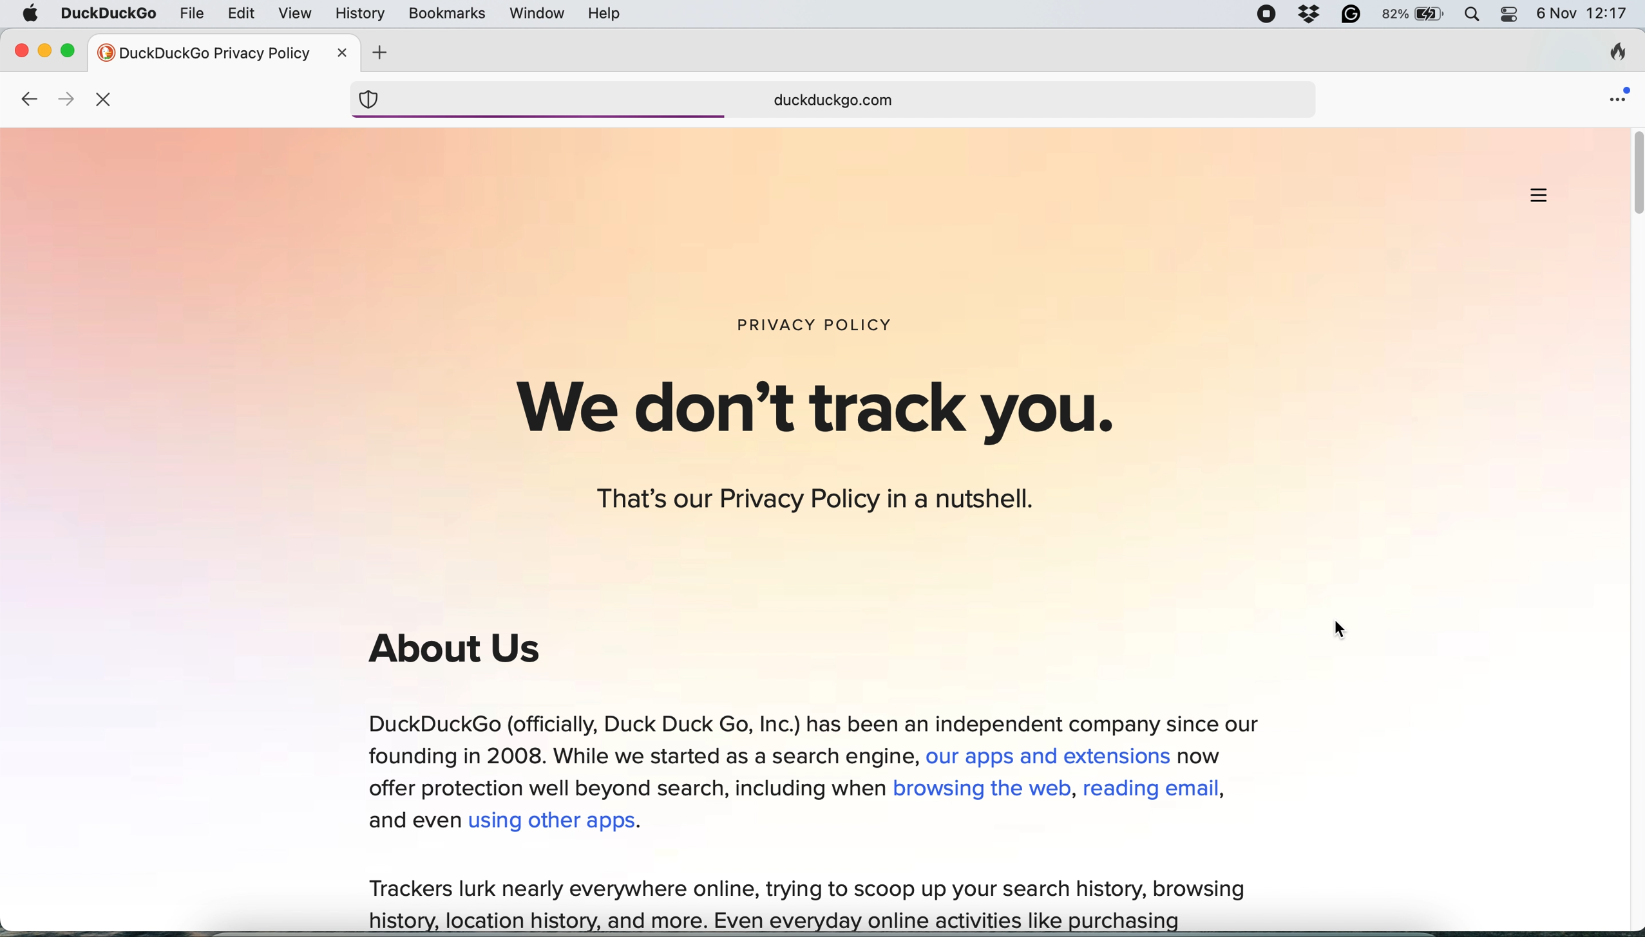  What do you see at coordinates (1412, 14) in the screenshot?
I see `battery` at bounding box center [1412, 14].